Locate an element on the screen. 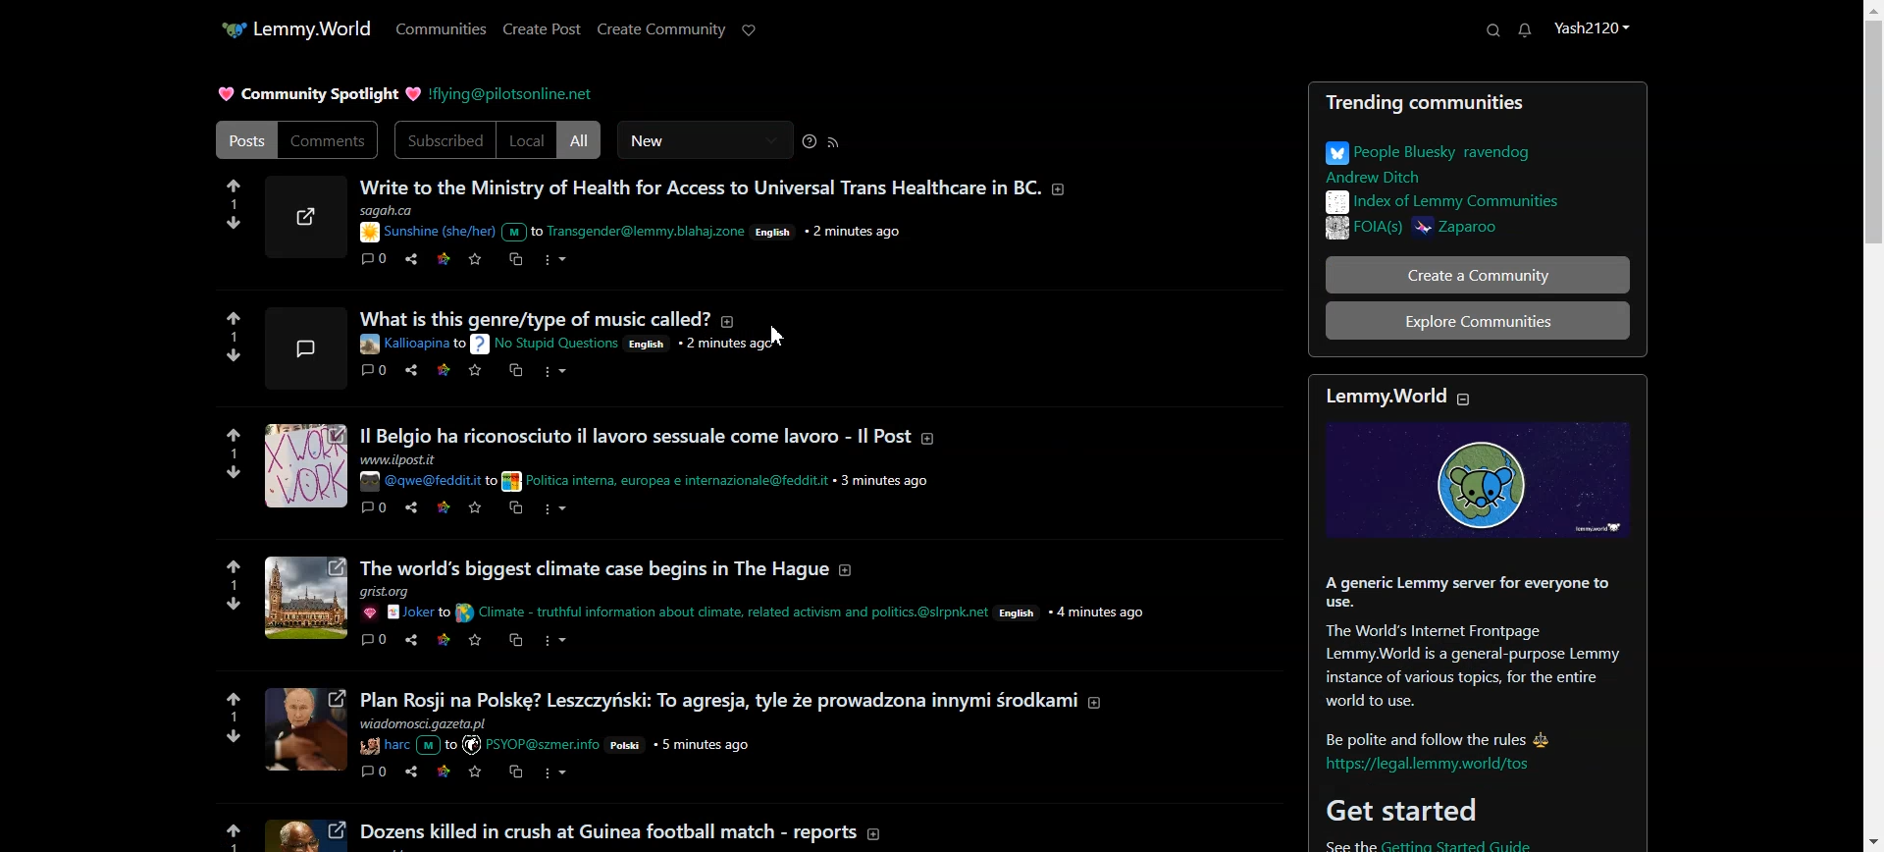  comment is located at coordinates (373, 371).